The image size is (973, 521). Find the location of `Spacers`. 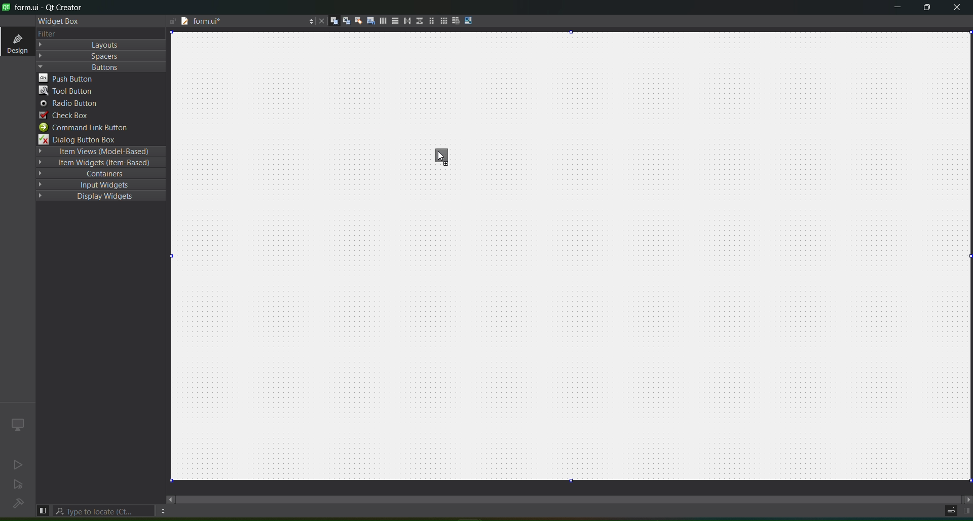

Spacers is located at coordinates (102, 56).